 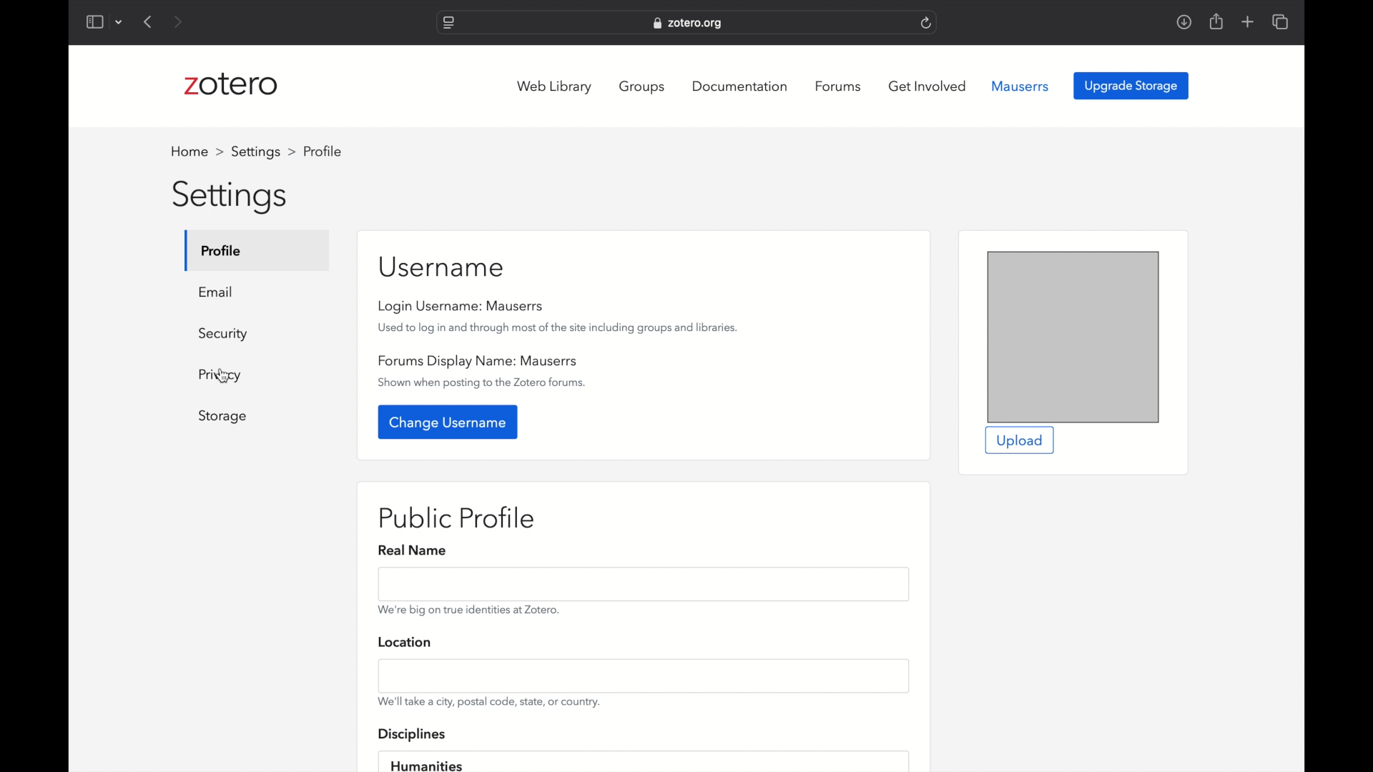 What do you see at coordinates (468, 610) in the screenshot?
I see `we're big on true identities at zotero` at bounding box center [468, 610].